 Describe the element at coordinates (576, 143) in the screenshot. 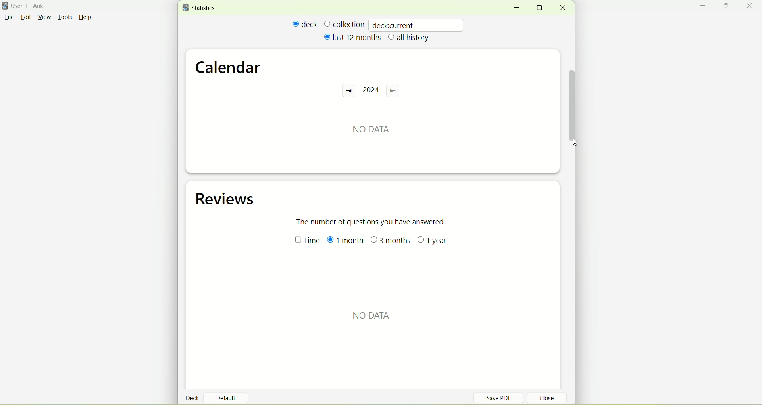

I see `cursor` at that location.